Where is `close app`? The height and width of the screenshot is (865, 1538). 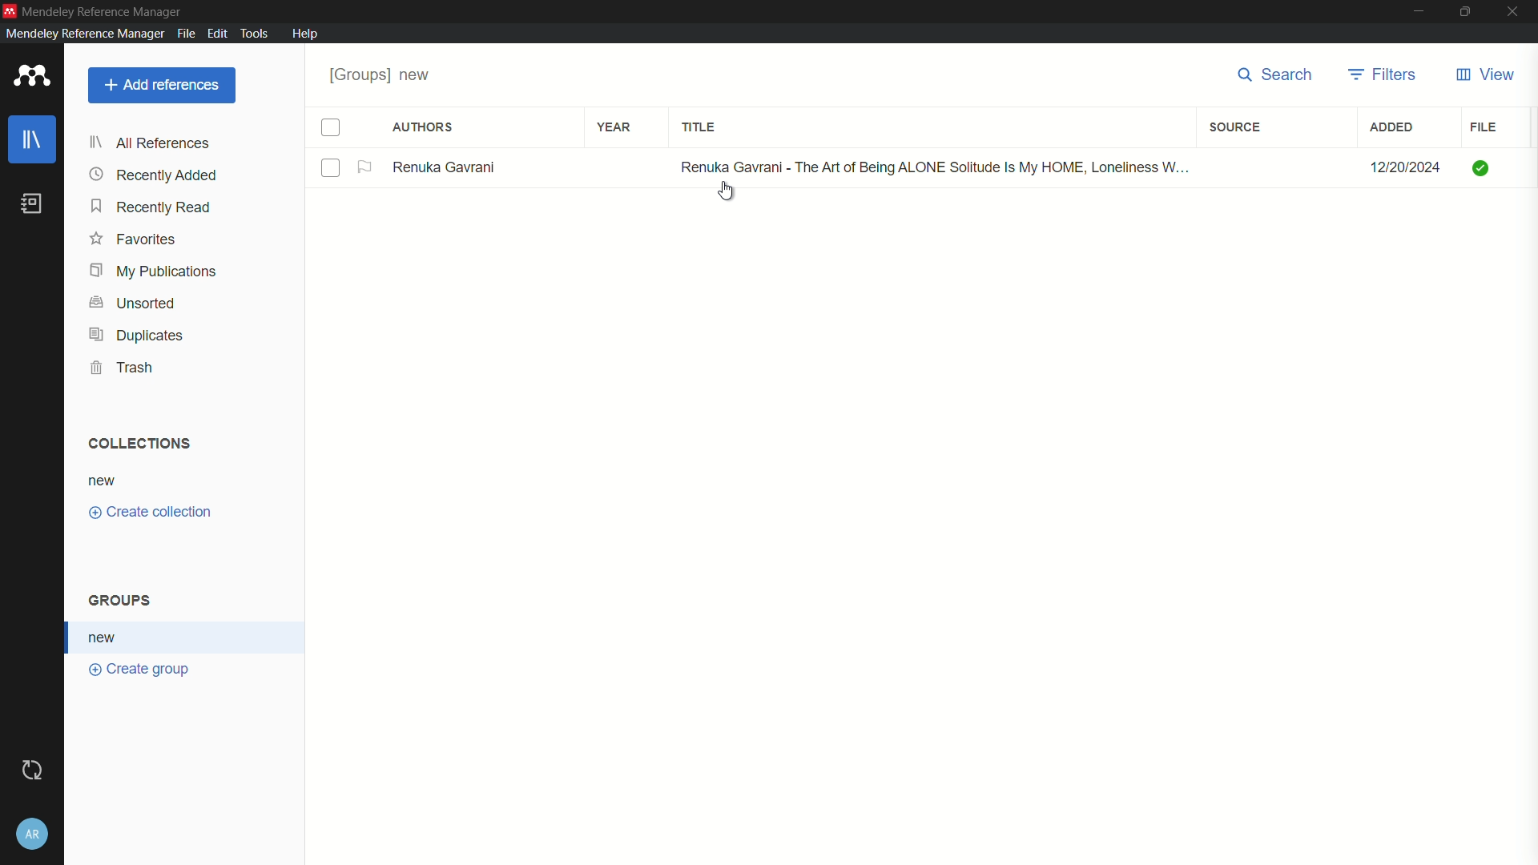 close app is located at coordinates (1516, 11).